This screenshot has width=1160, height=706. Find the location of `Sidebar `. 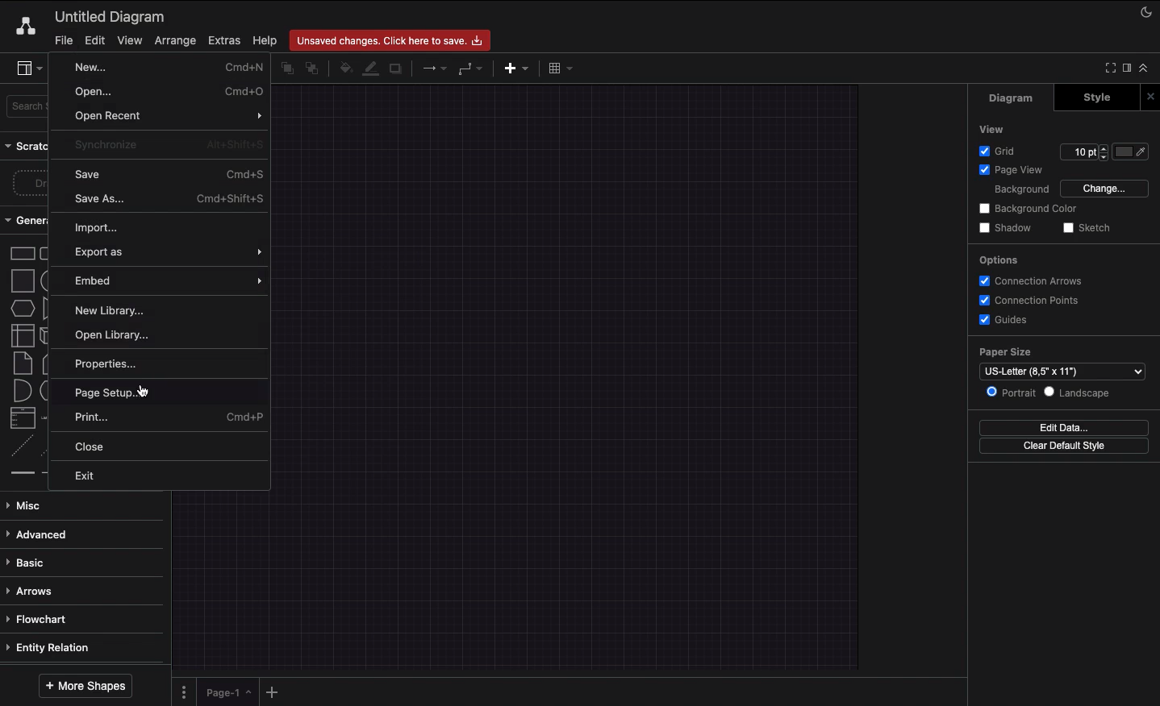

Sidebar  is located at coordinates (29, 69).